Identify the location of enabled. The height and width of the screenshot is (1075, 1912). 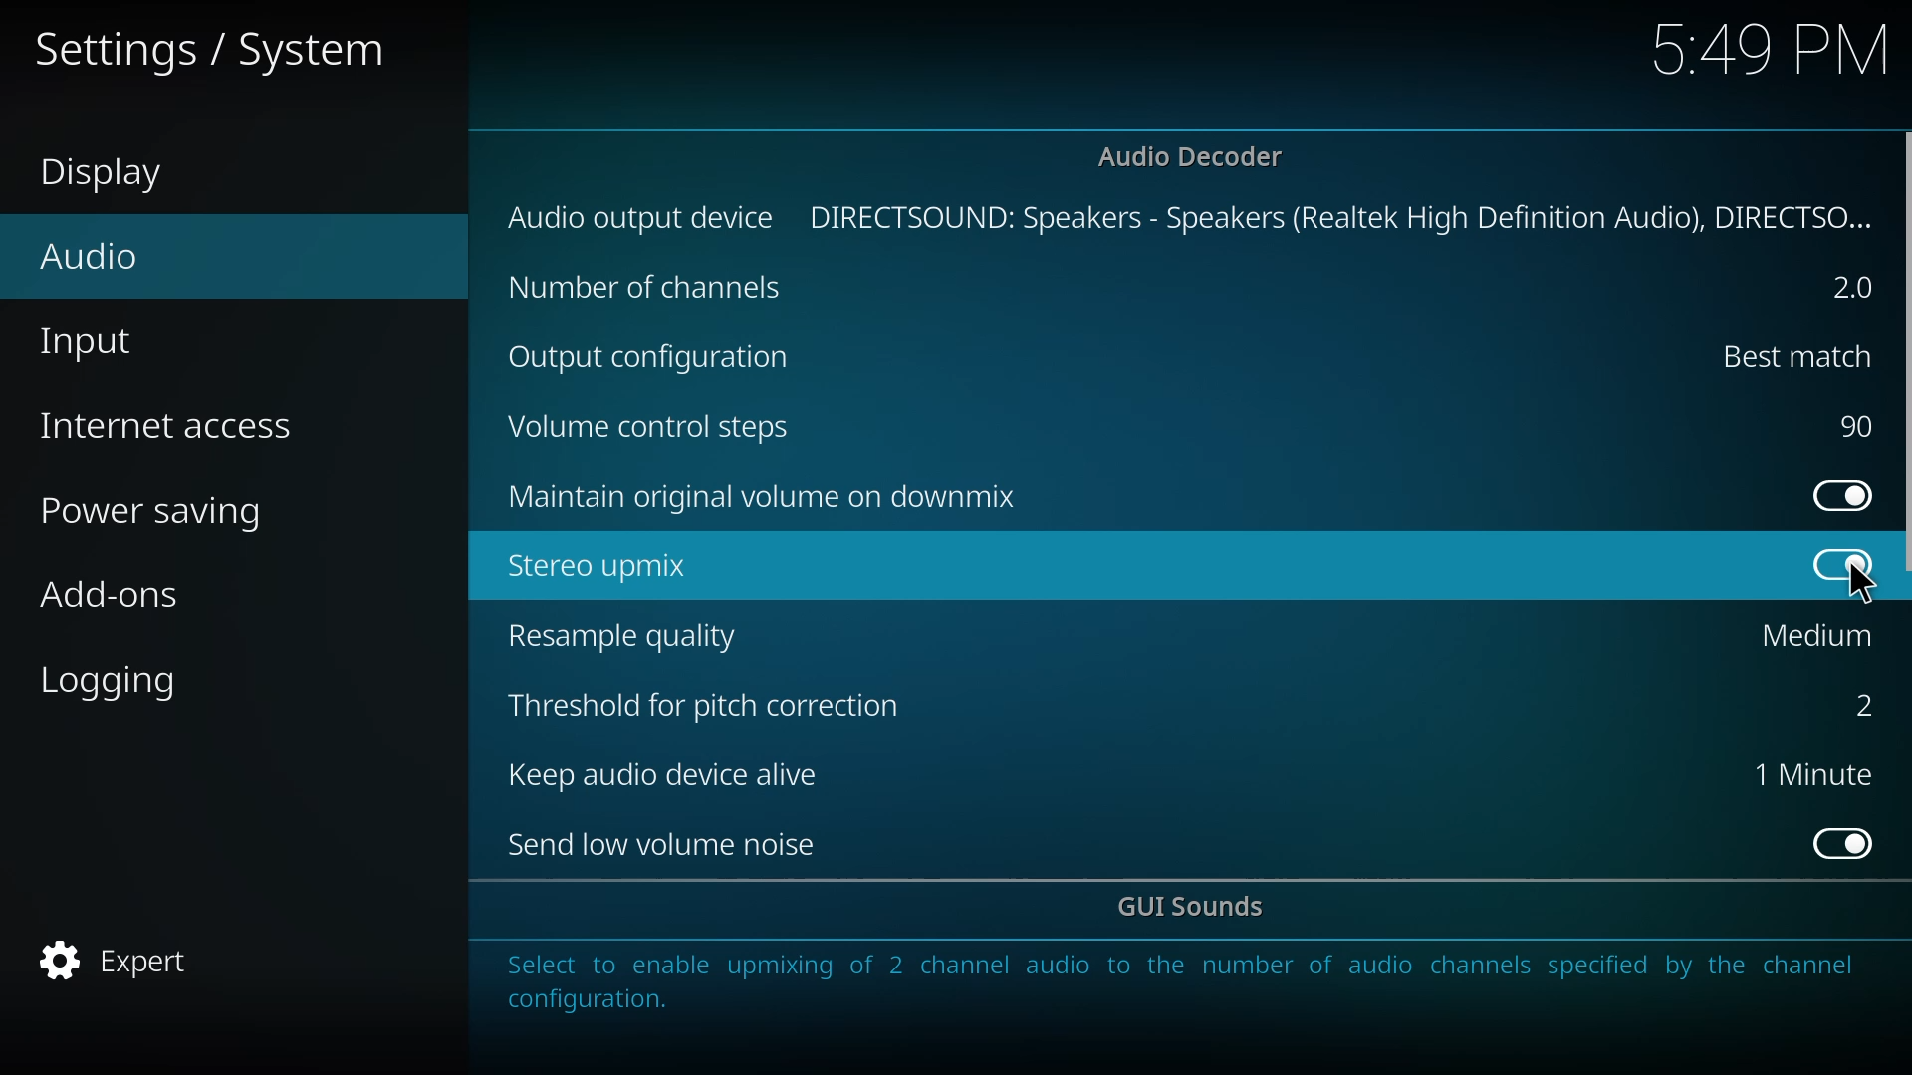
(1841, 496).